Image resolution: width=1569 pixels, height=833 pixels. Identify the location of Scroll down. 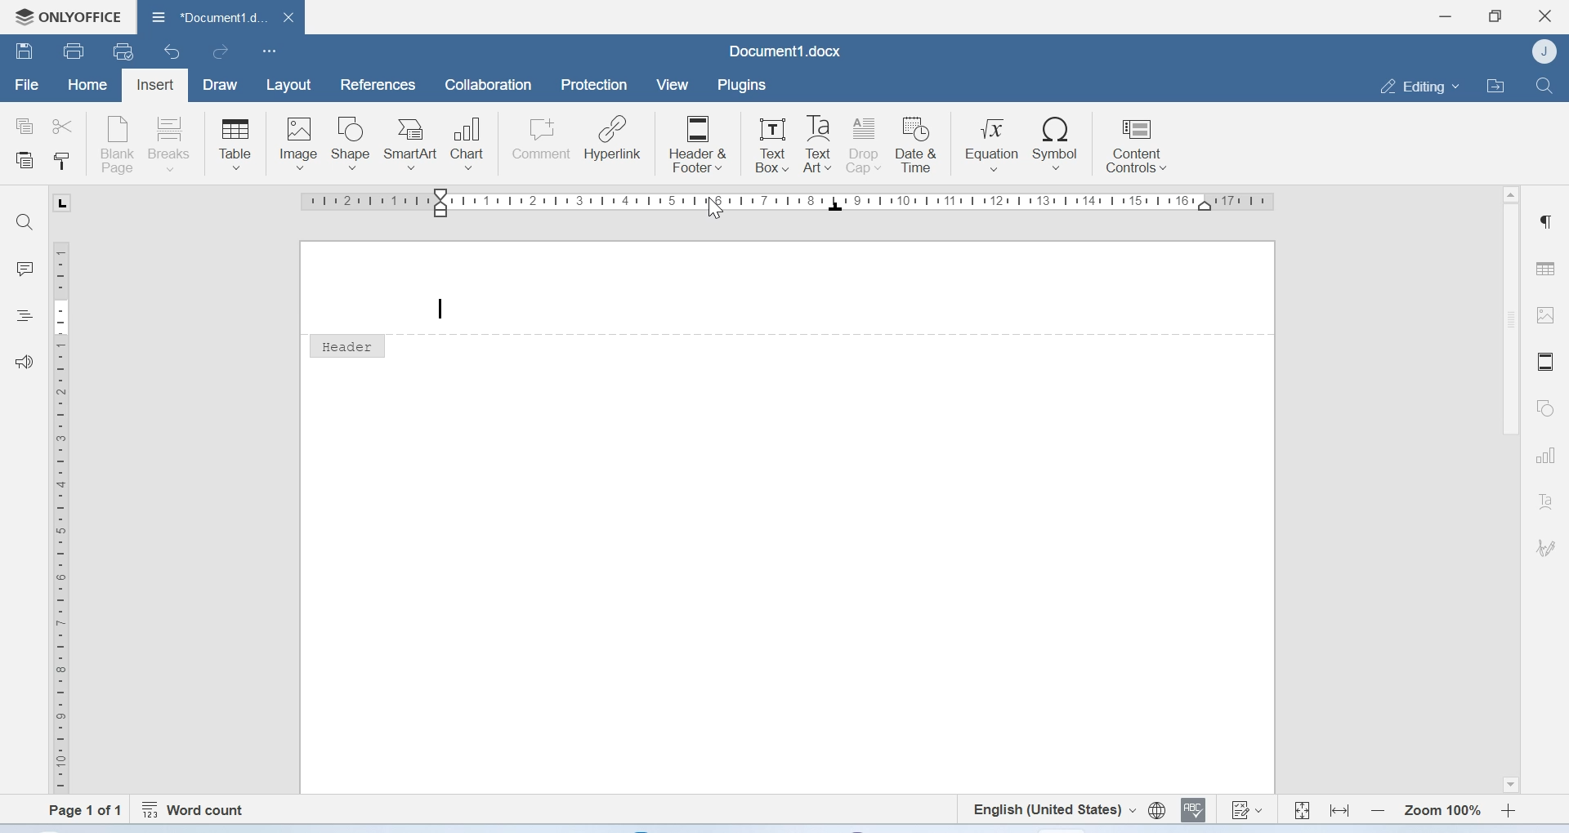
(1509, 785).